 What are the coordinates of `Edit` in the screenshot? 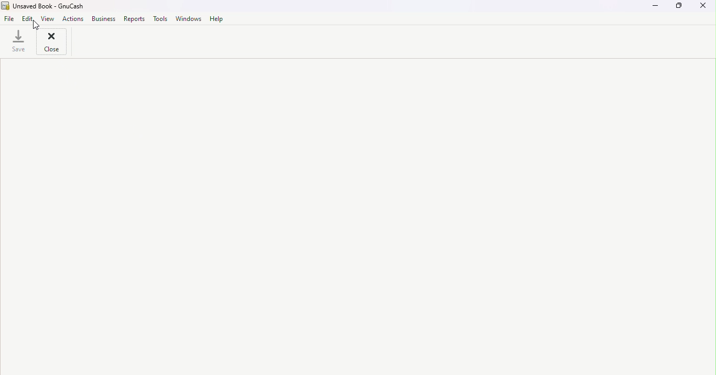 It's located at (29, 19).